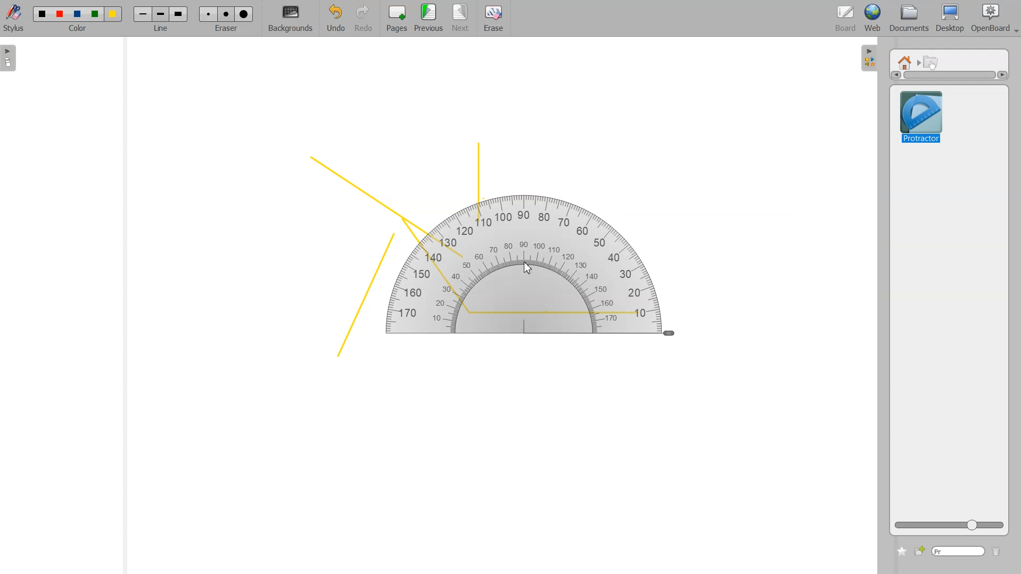  I want to click on eraser, so click(225, 31).